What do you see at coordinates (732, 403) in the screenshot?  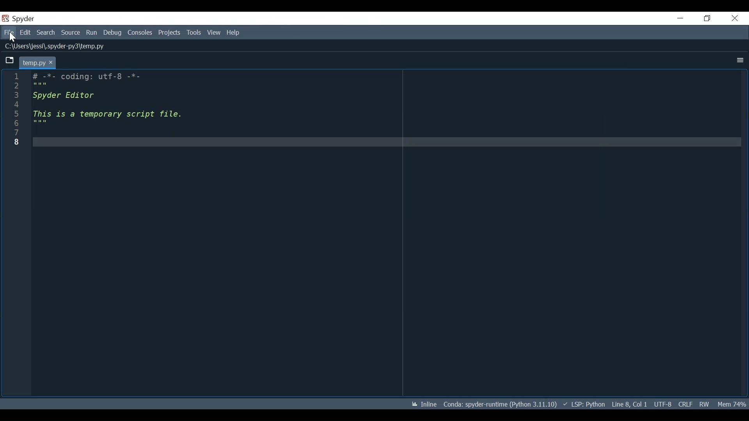 I see `Memory Usage` at bounding box center [732, 403].